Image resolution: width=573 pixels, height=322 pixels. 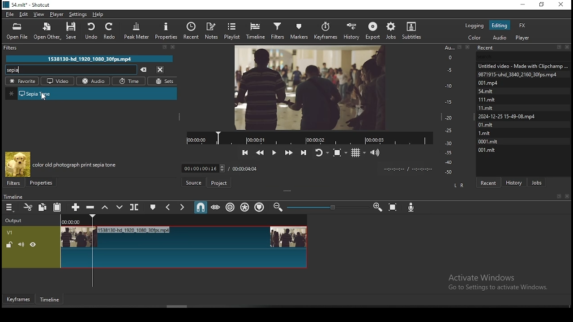 What do you see at coordinates (29, 207) in the screenshot?
I see `cut` at bounding box center [29, 207].